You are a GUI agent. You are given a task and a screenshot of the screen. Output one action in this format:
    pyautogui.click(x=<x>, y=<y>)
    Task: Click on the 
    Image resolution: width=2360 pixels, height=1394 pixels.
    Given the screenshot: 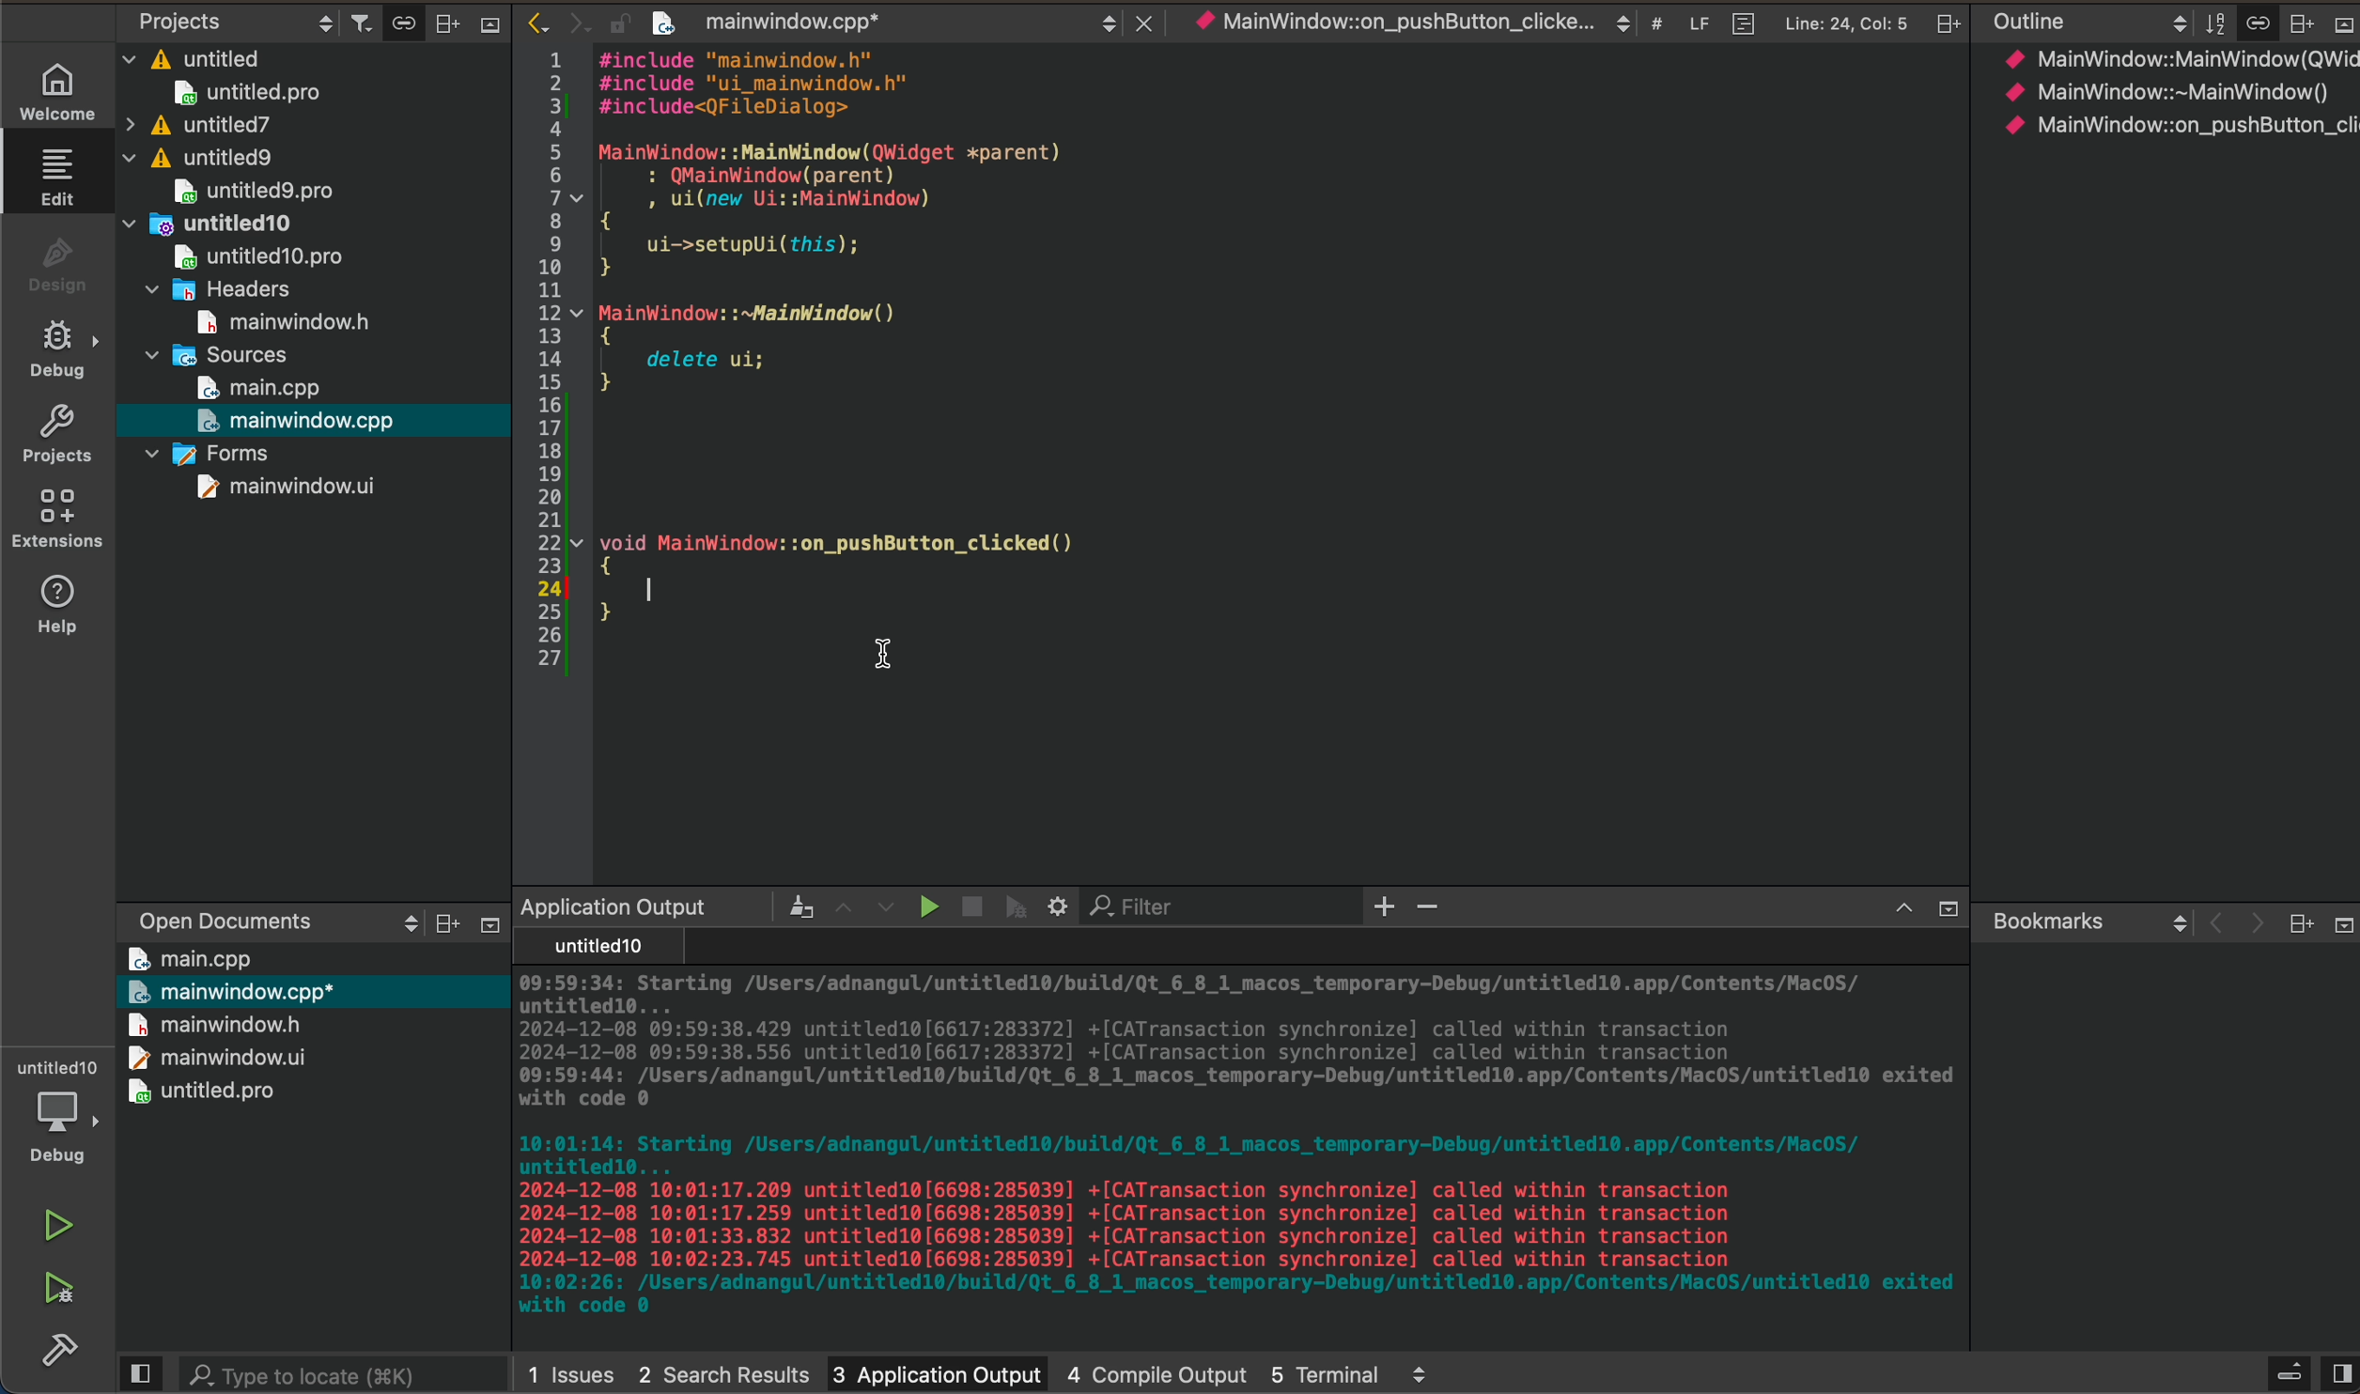 What is the action you would take?
    pyautogui.click(x=2298, y=22)
    